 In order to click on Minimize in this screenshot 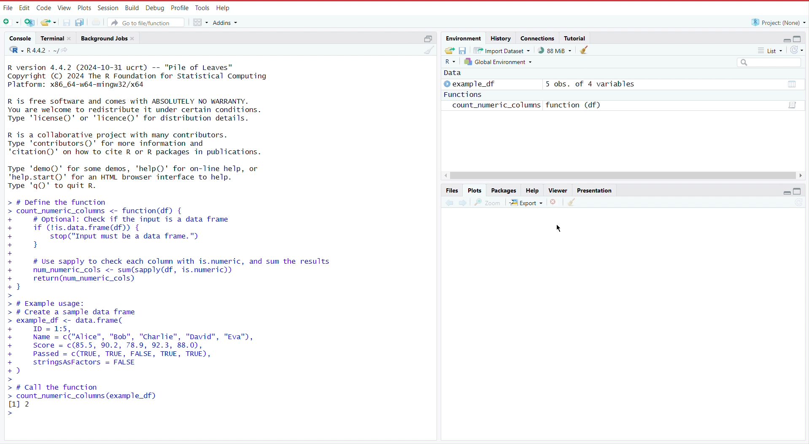, I will do `click(787, 194)`.